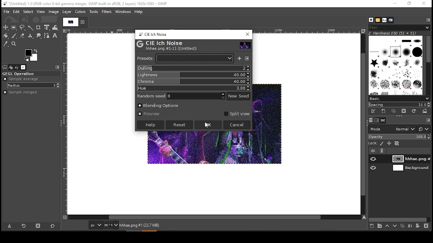 This screenshot has height=243, width=433. I want to click on text tool, so click(55, 36).